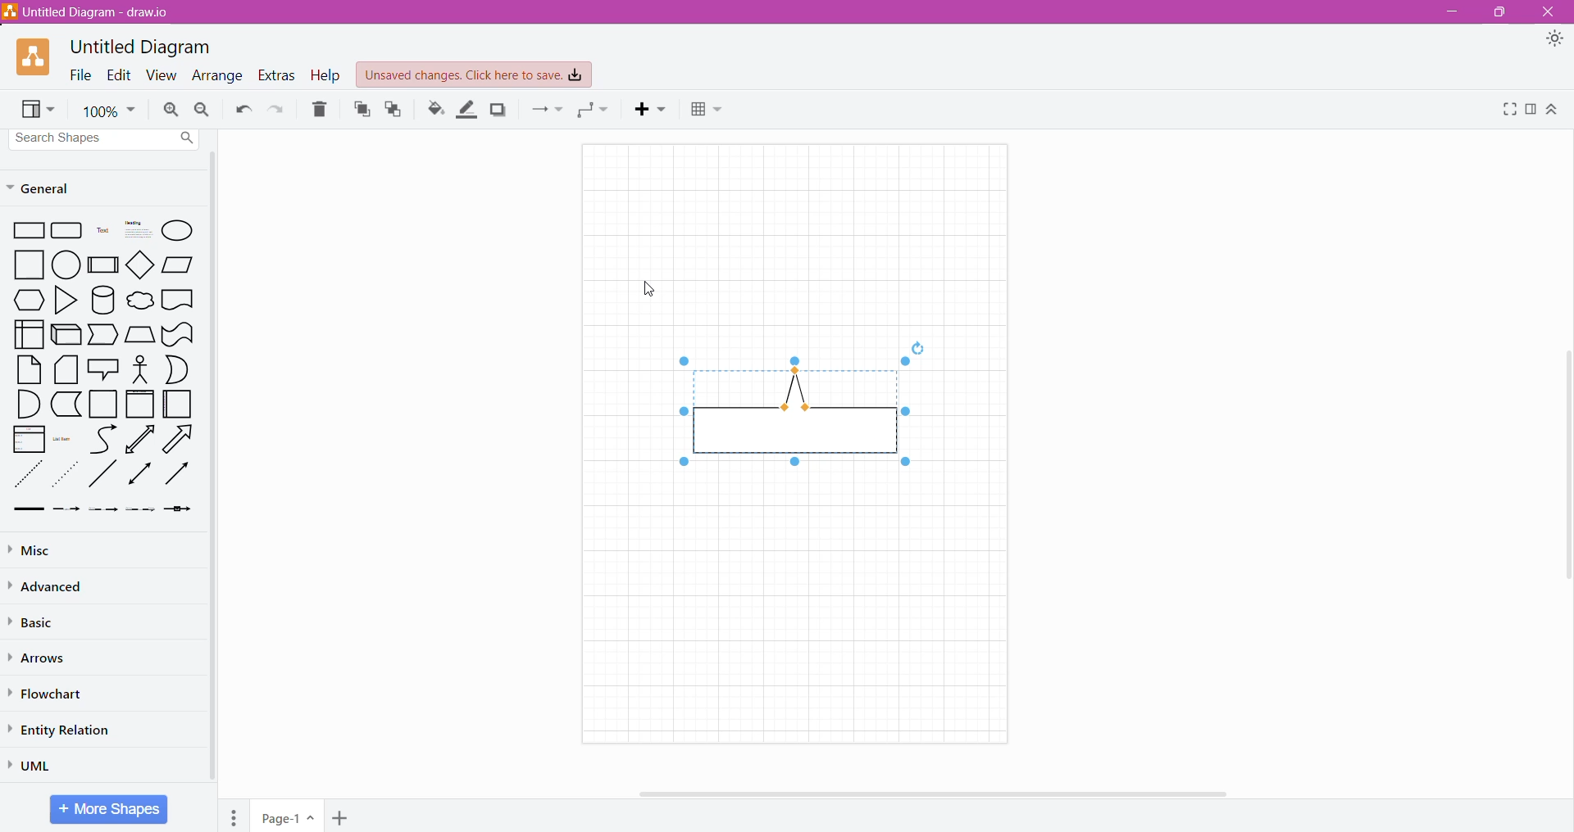  What do you see at coordinates (1498, 12) in the screenshot?
I see `Restore Down` at bounding box center [1498, 12].